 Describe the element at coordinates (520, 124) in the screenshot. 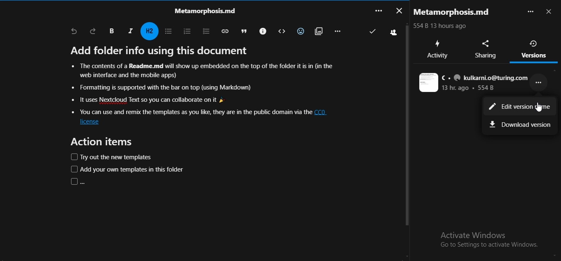

I see `download version` at that location.